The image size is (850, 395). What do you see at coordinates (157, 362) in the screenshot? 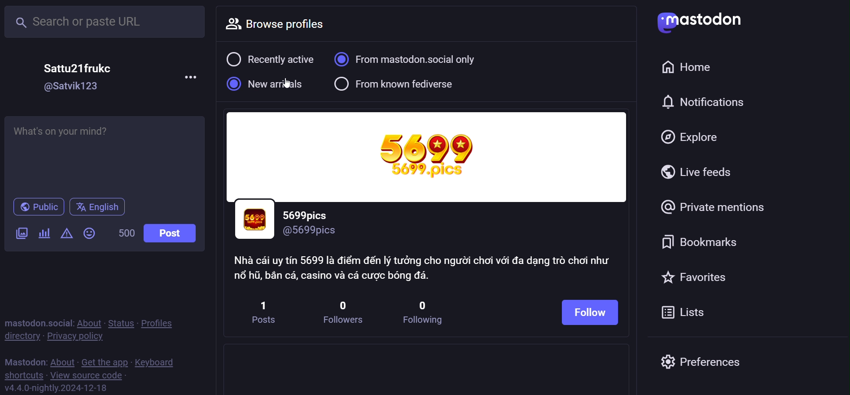
I see `keyboard` at bounding box center [157, 362].